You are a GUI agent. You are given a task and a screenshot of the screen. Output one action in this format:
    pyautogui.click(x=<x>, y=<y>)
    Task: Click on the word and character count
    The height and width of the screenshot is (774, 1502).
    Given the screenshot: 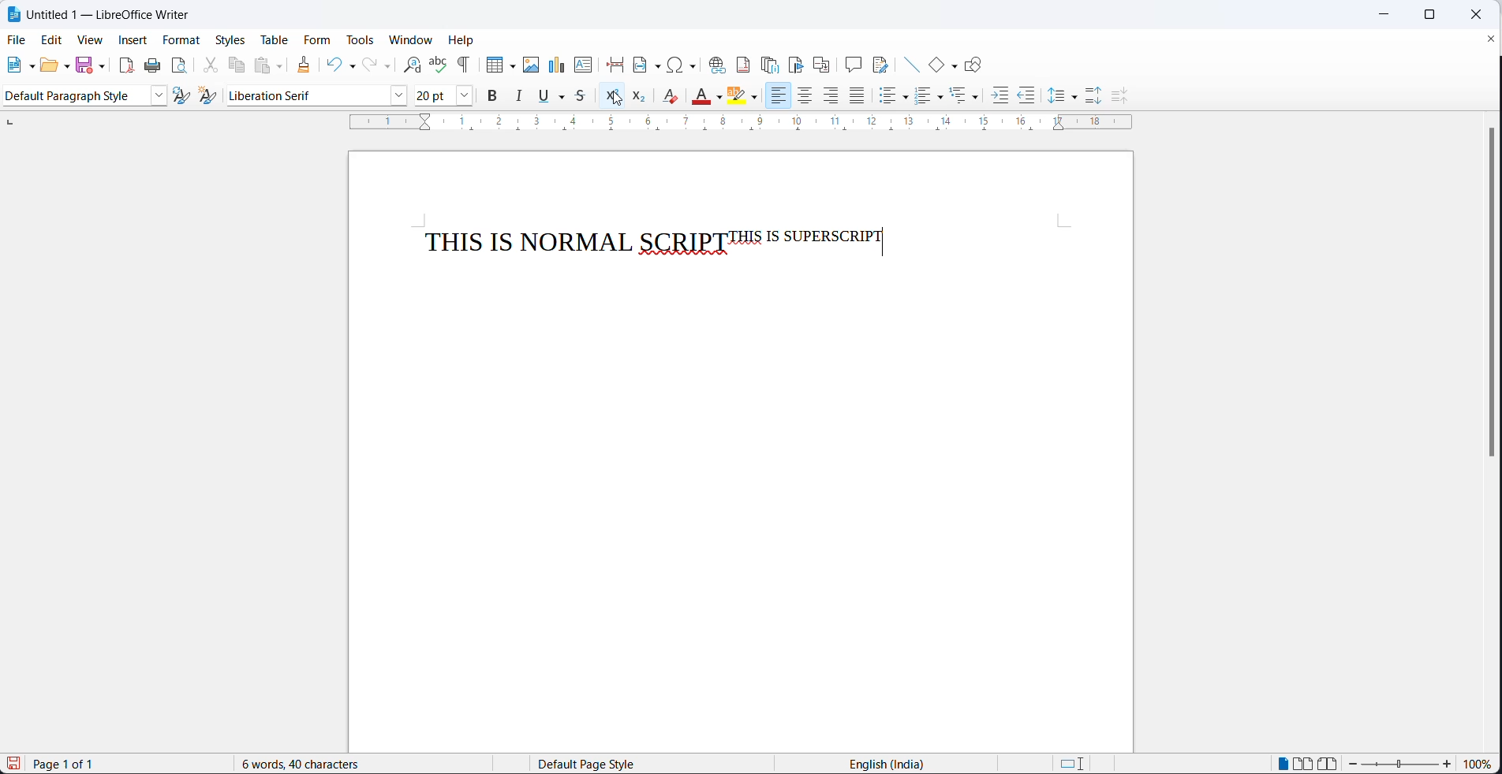 What is the action you would take?
    pyautogui.click(x=309, y=764)
    